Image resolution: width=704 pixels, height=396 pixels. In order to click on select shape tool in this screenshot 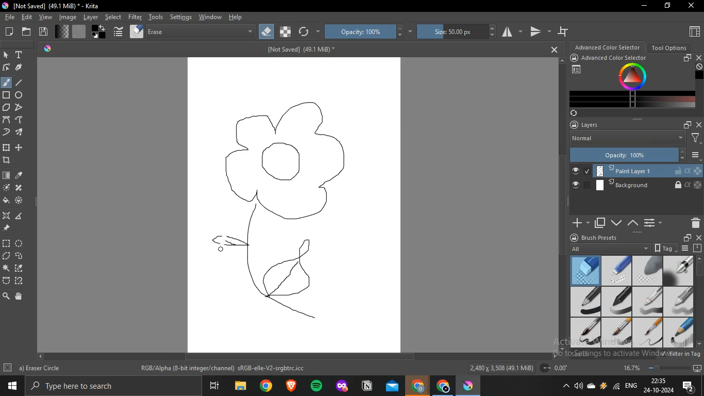, I will do `click(7, 54)`.